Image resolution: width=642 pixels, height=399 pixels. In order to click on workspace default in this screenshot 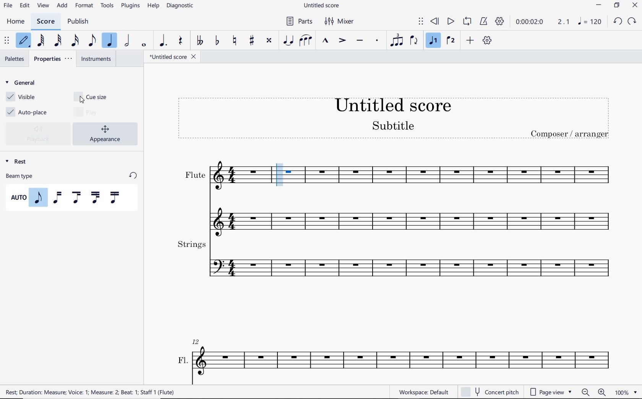, I will do `click(423, 392)`.